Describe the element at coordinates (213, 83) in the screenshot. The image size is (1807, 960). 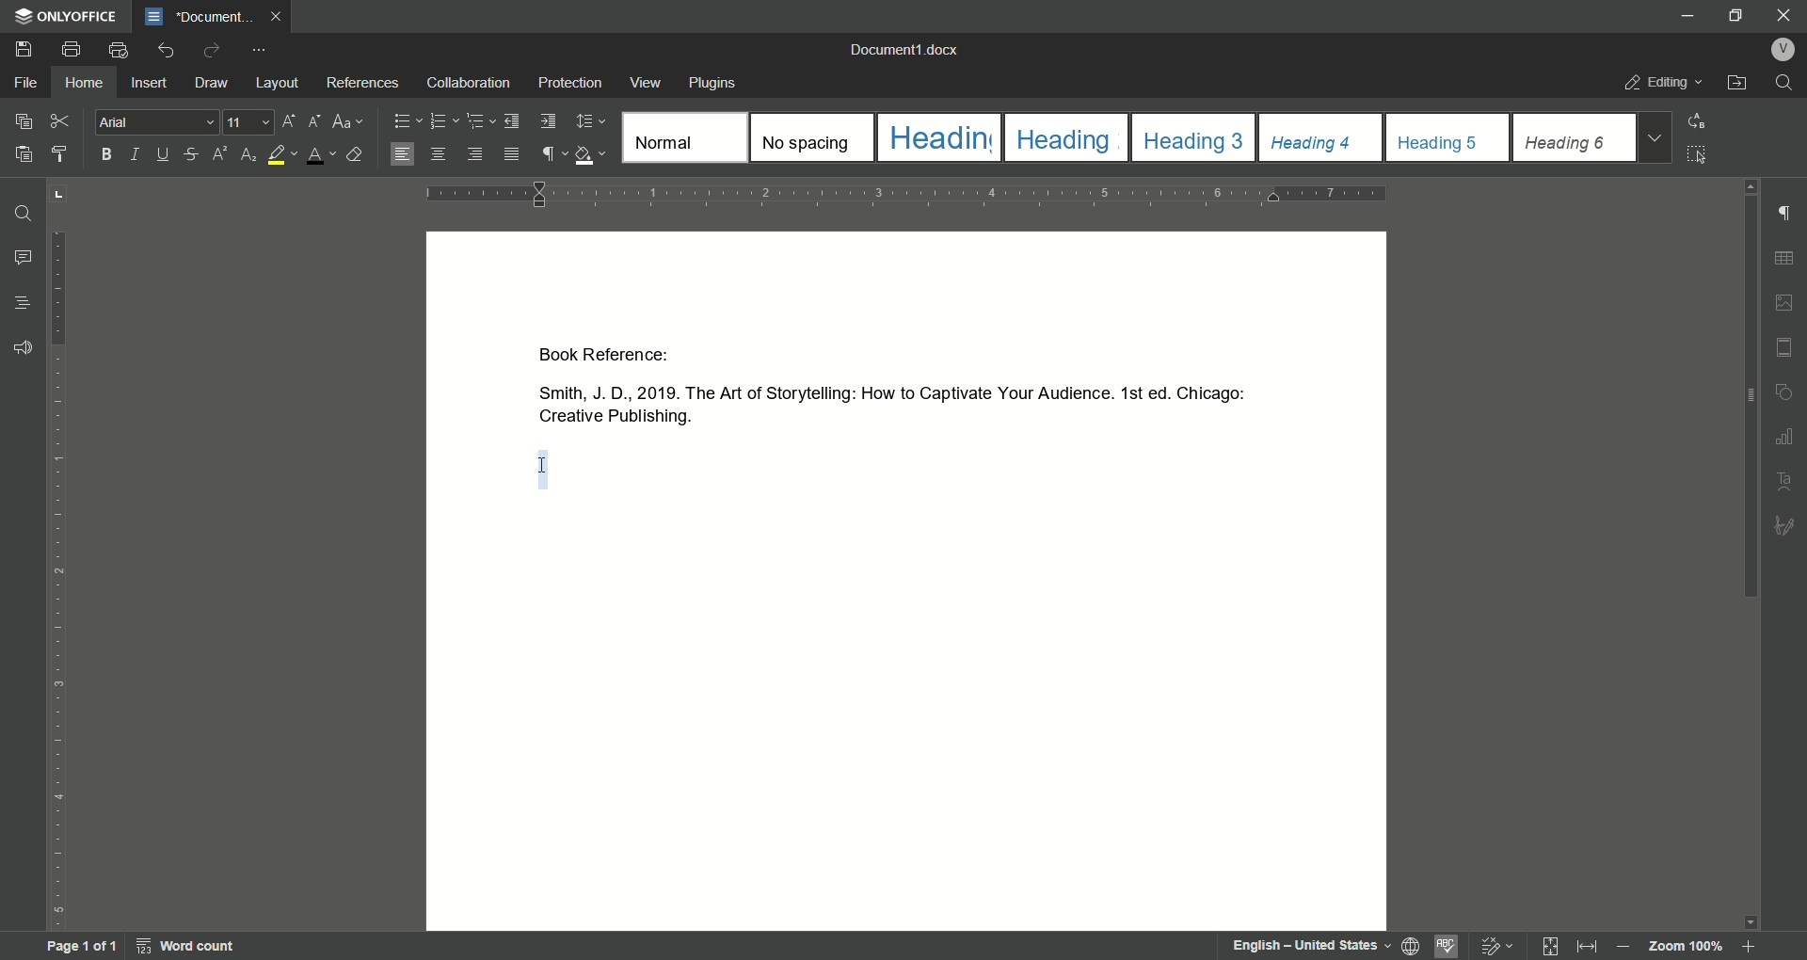
I see `draw` at that location.